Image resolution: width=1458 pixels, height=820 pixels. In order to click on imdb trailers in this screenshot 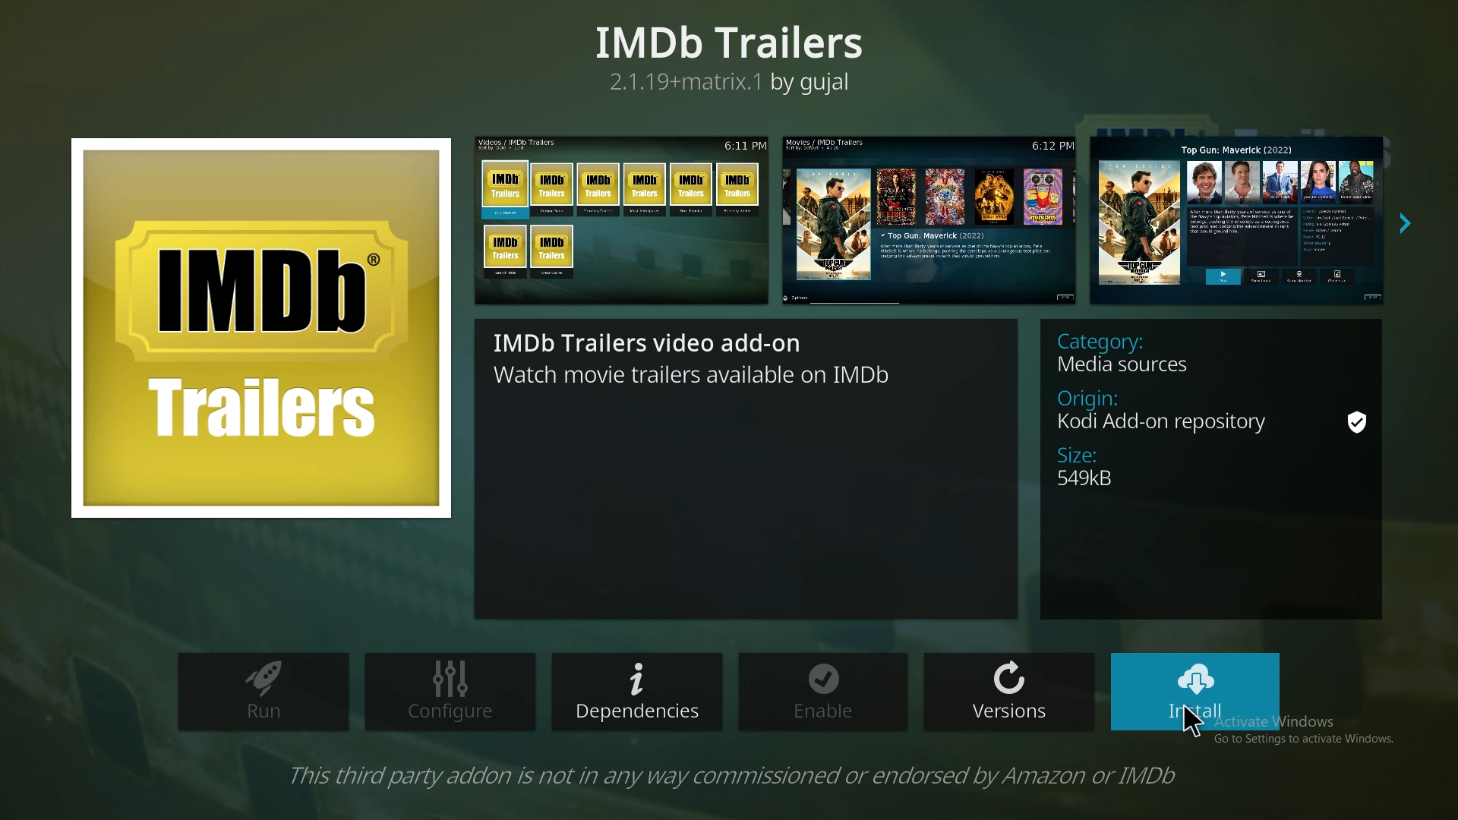, I will do `click(734, 55)`.